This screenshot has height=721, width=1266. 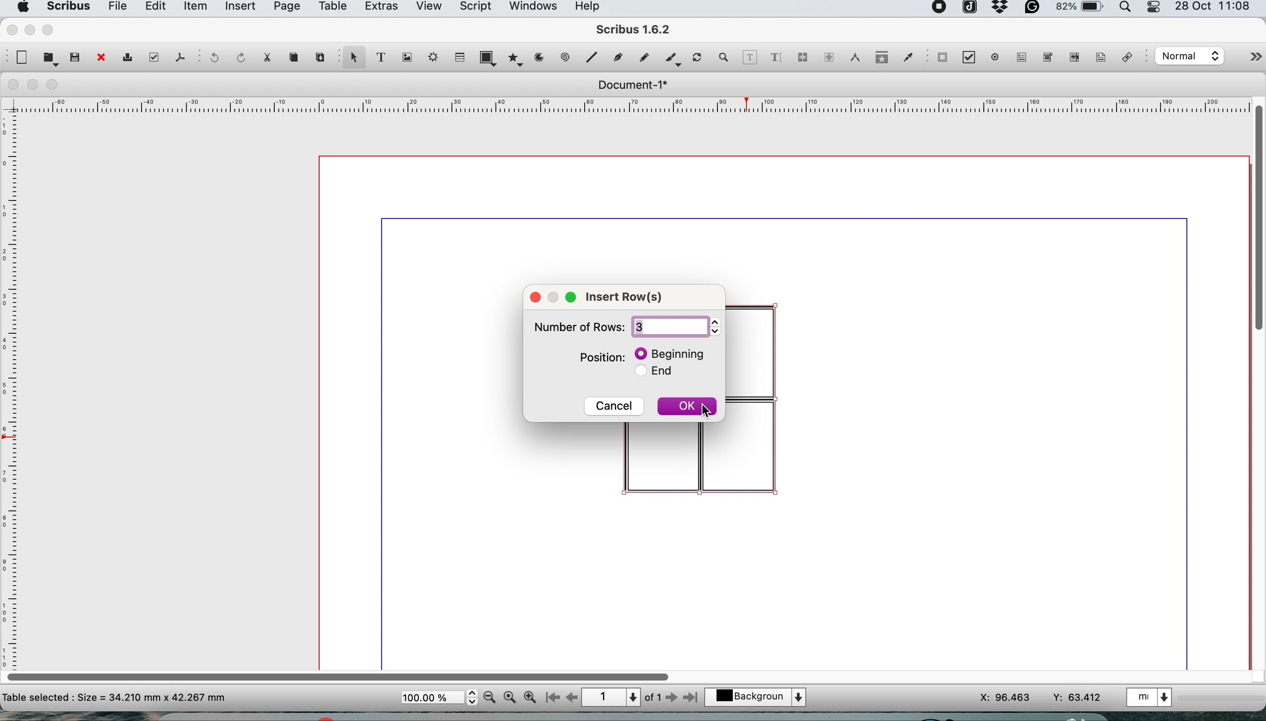 I want to click on pdf check button, so click(x=942, y=57).